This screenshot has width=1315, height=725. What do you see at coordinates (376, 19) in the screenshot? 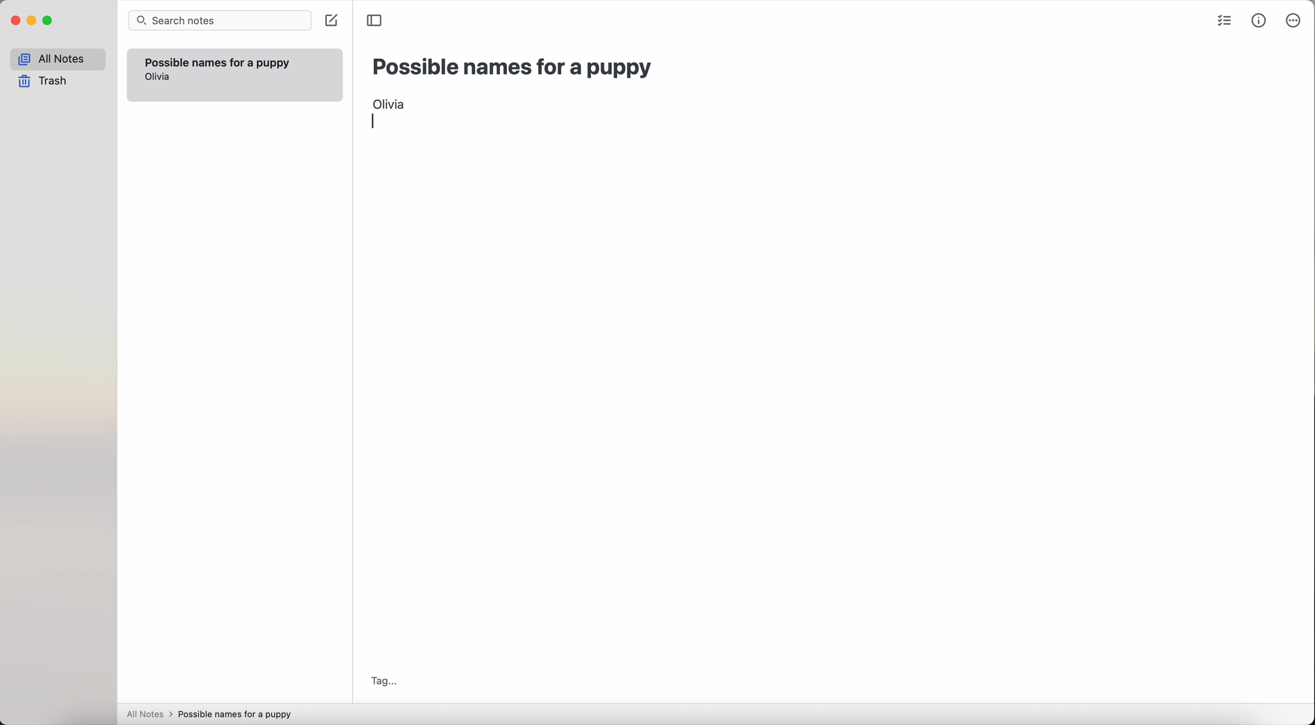
I see `toggle sidebar` at bounding box center [376, 19].